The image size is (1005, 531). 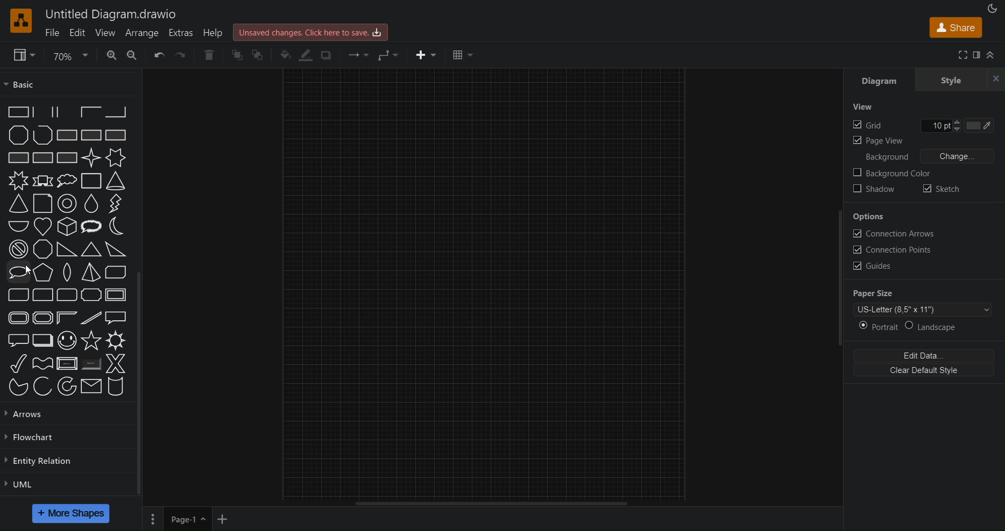 What do you see at coordinates (491, 503) in the screenshot?
I see `Scrollbar` at bounding box center [491, 503].